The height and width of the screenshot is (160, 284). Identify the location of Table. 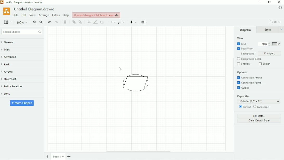
(145, 22).